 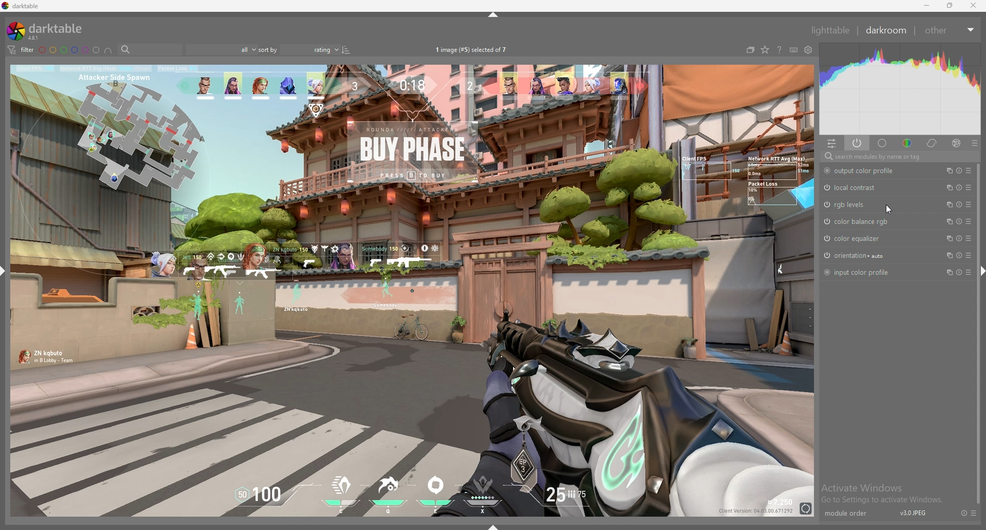 What do you see at coordinates (867, 171) in the screenshot?
I see `output color profile` at bounding box center [867, 171].